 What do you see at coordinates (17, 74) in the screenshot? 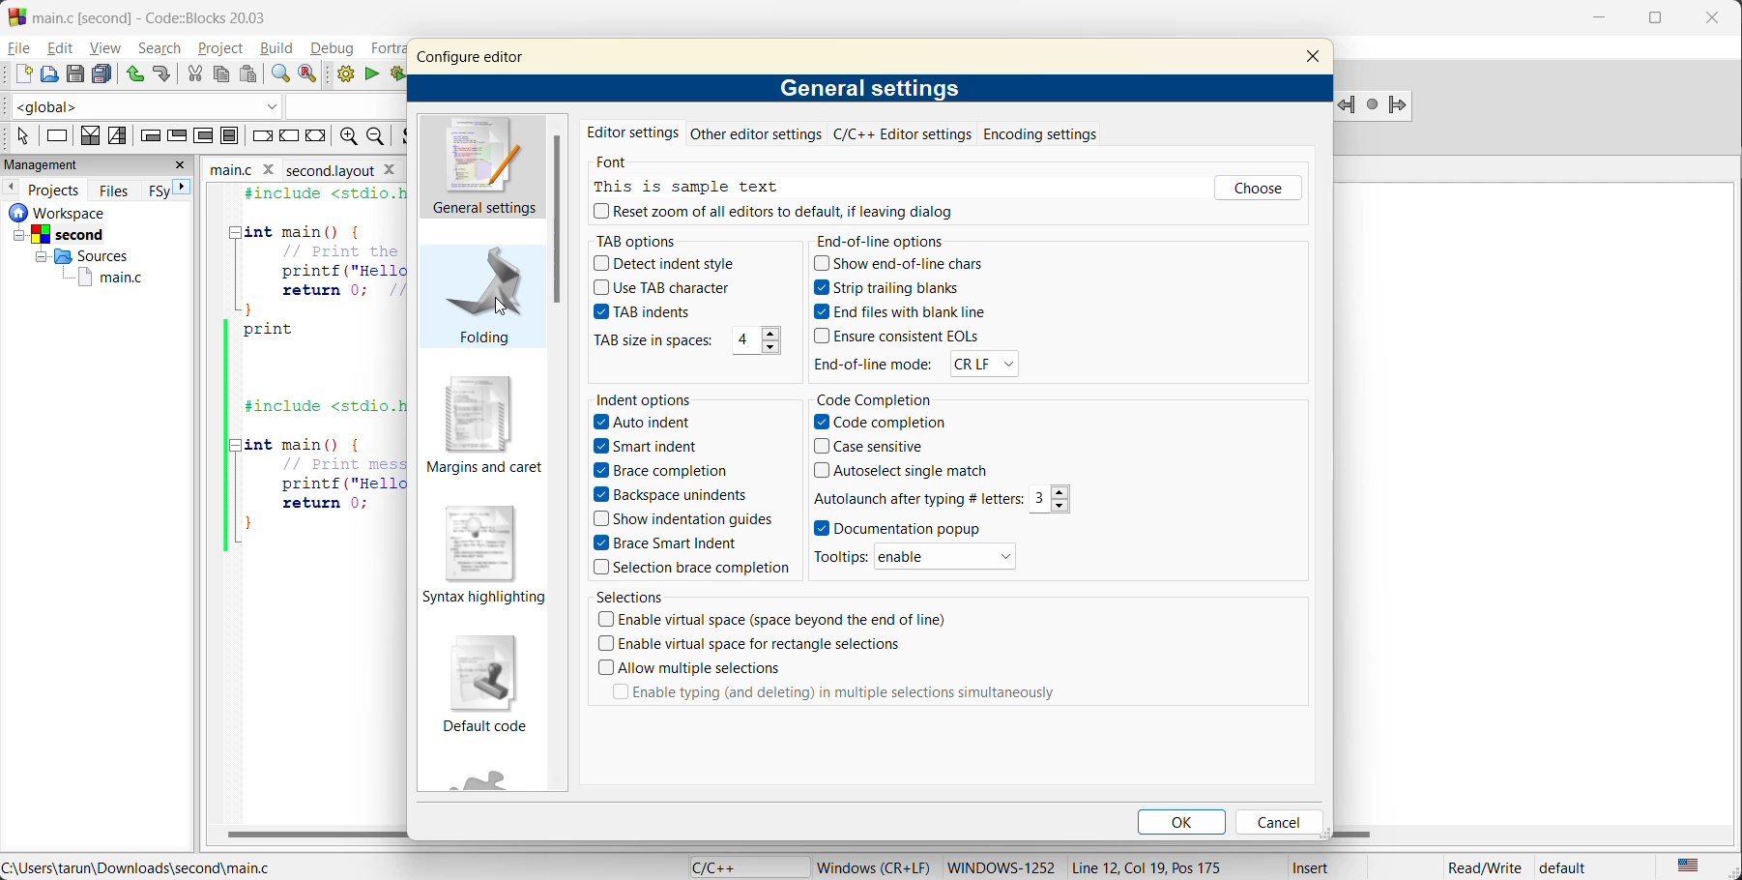
I see `new` at bounding box center [17, 74].